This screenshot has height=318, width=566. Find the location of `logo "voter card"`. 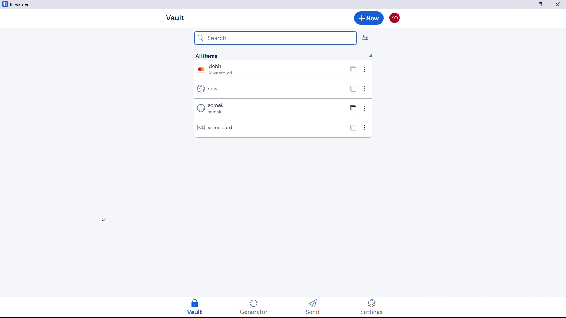

logo "voter card" is located at coordinates (201, 127).